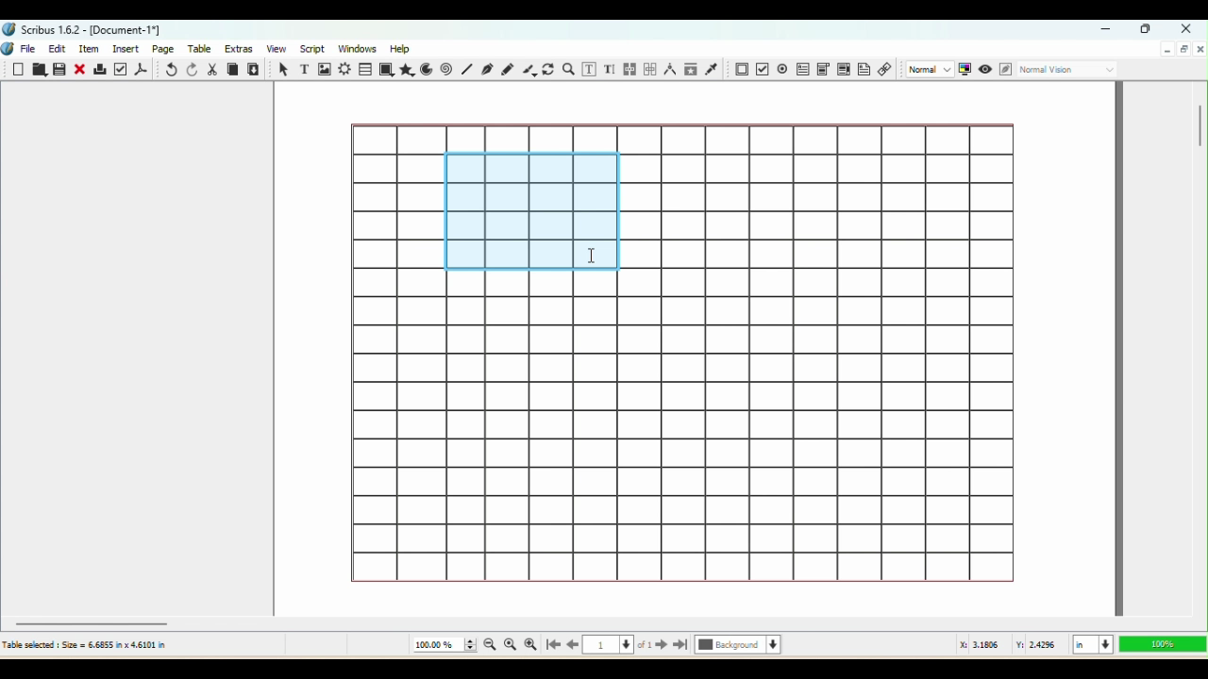  Describe the element at coordinates (551, 646) in the screenshot. I see `Go to the first page` at that location.